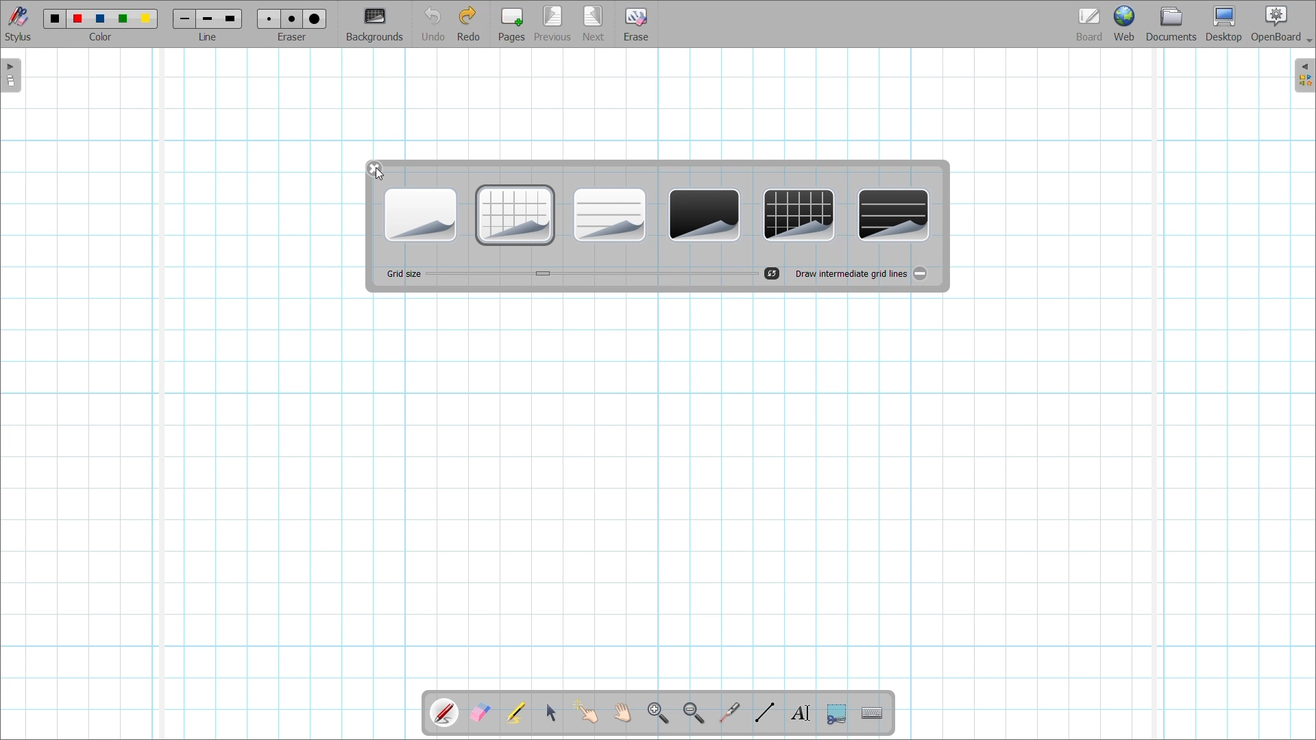  Describe the element at coordinates (693, 713) in the screenshot. I see `Zoom out` at that location.